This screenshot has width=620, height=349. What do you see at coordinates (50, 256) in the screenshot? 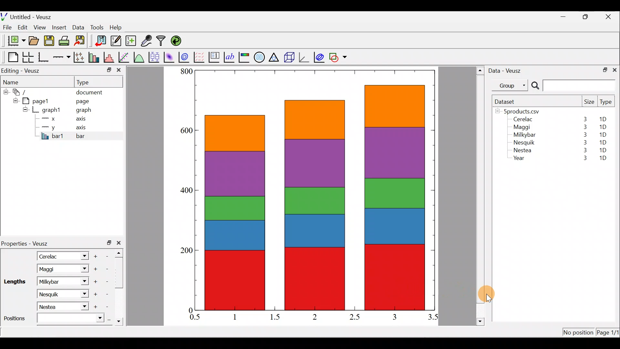
I see `Cerelac` at bounding box center [50, 256].